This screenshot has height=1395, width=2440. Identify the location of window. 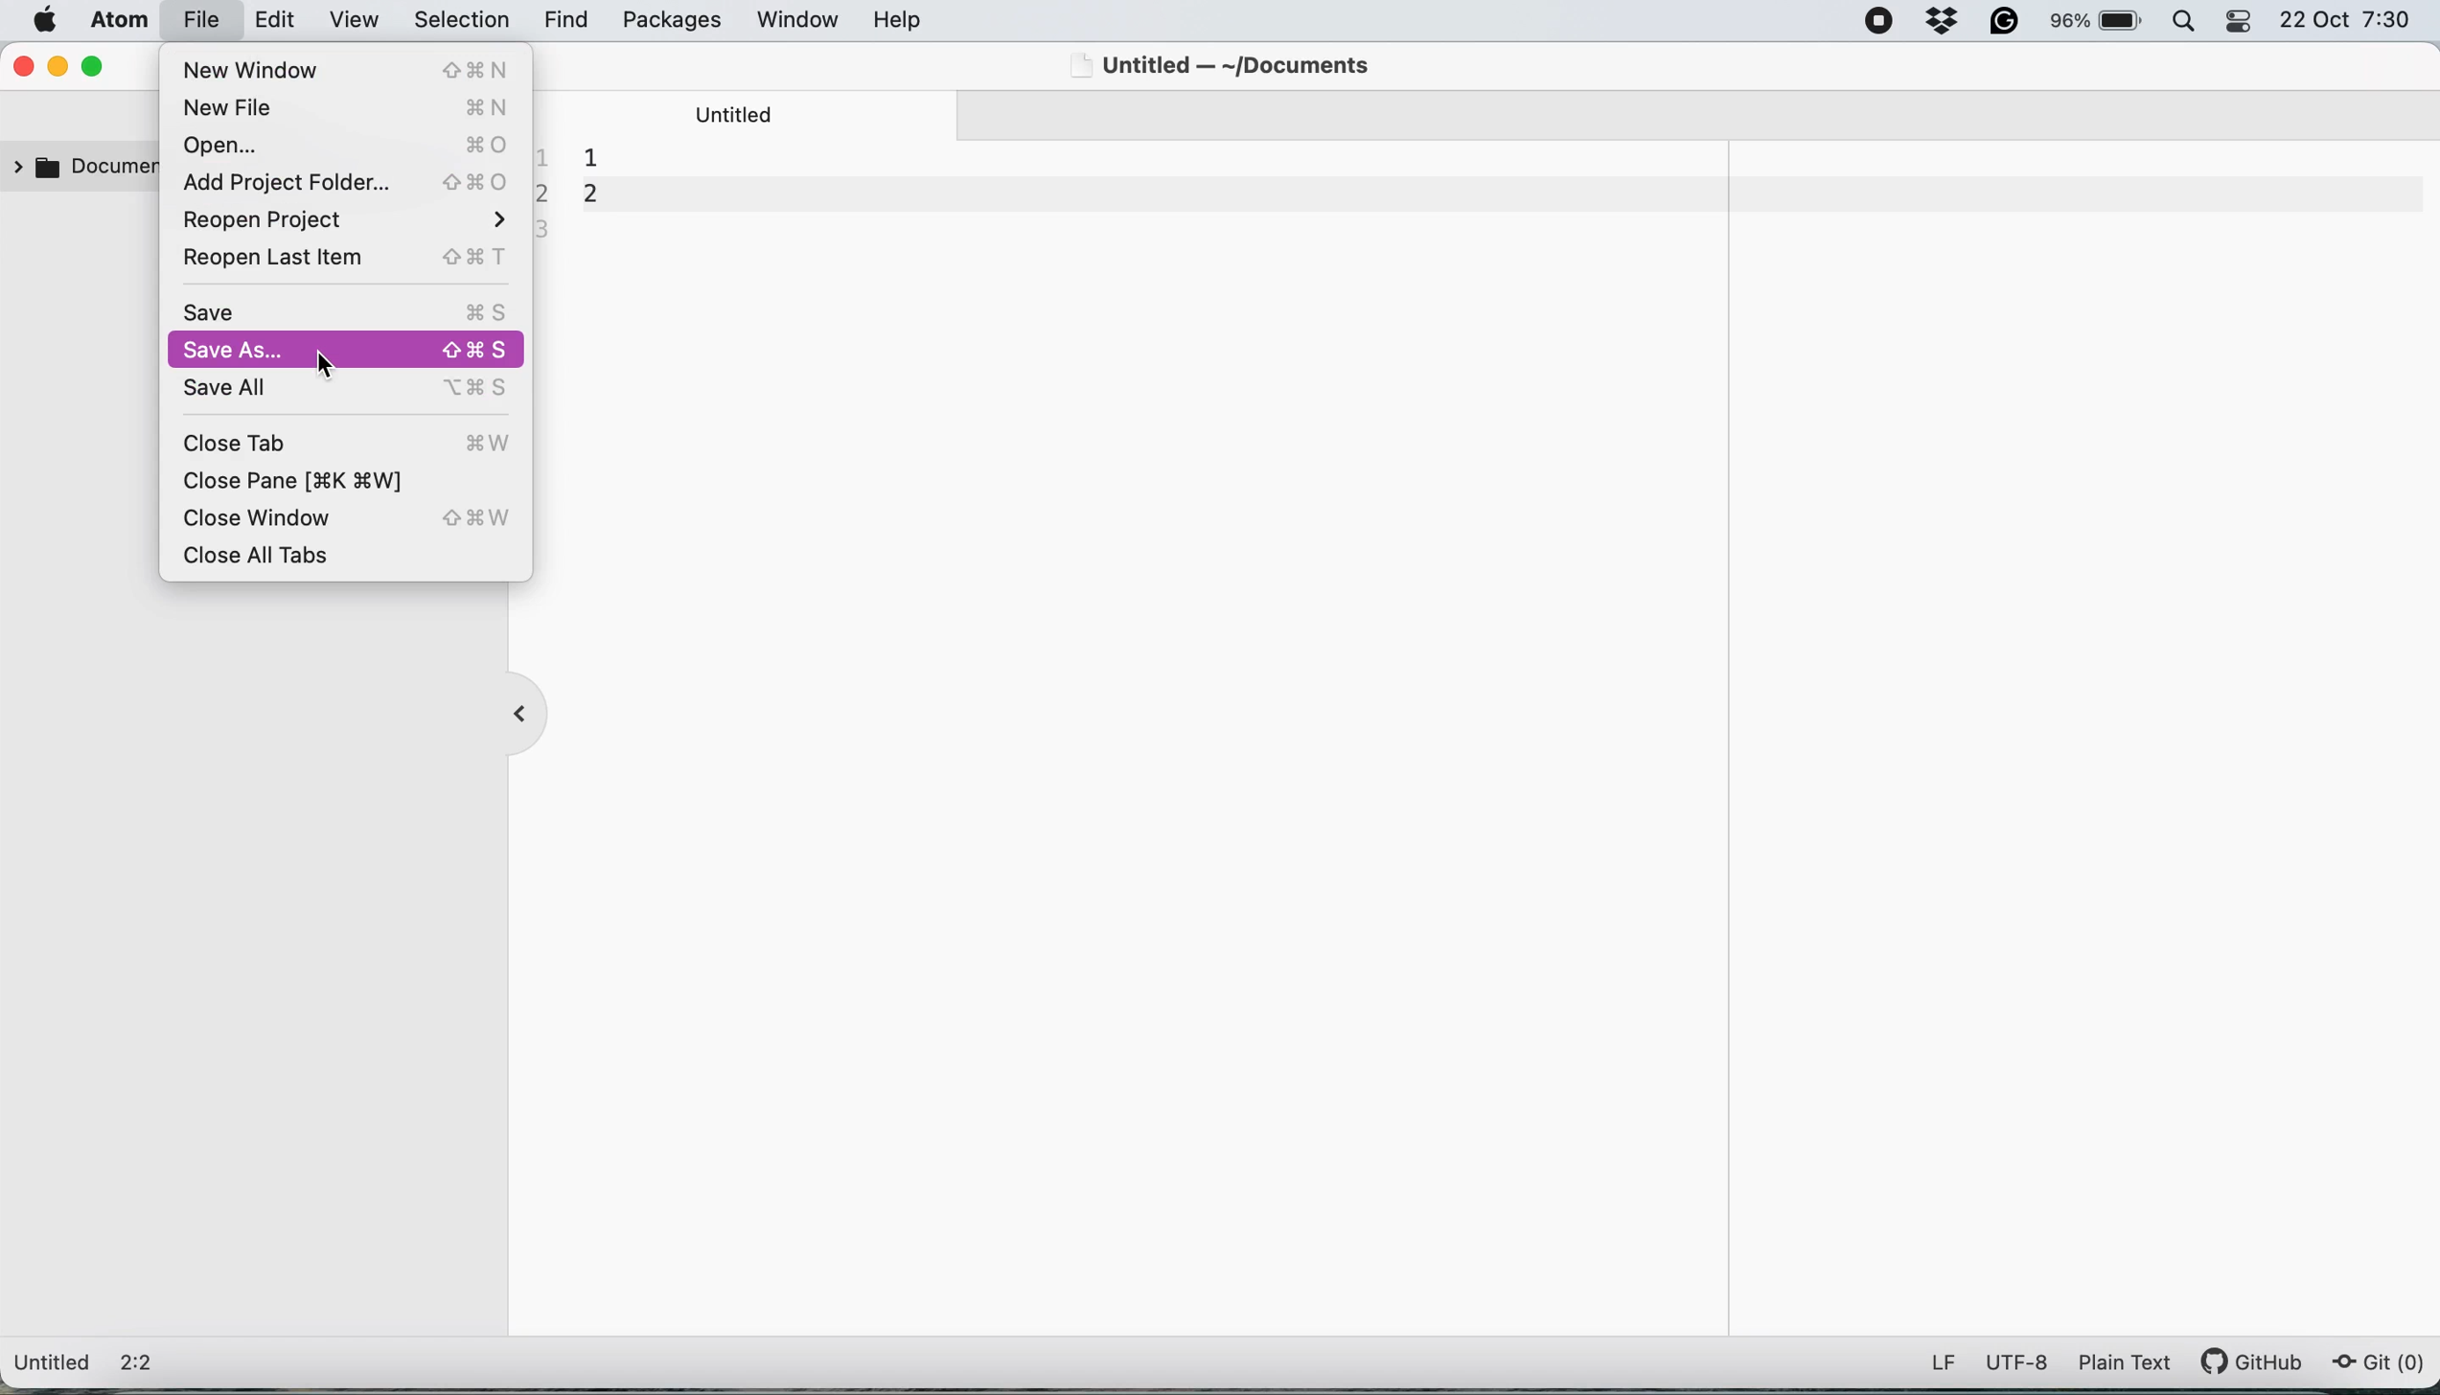
(799, 20).